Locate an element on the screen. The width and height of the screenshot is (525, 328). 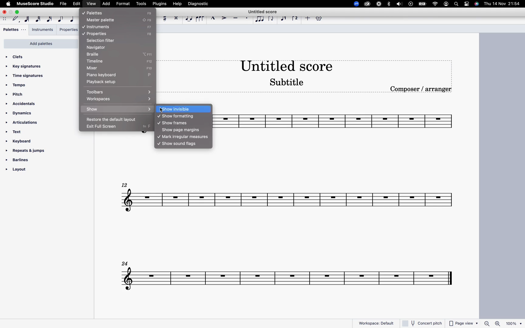
zoom is located at coordinates (355, 5).